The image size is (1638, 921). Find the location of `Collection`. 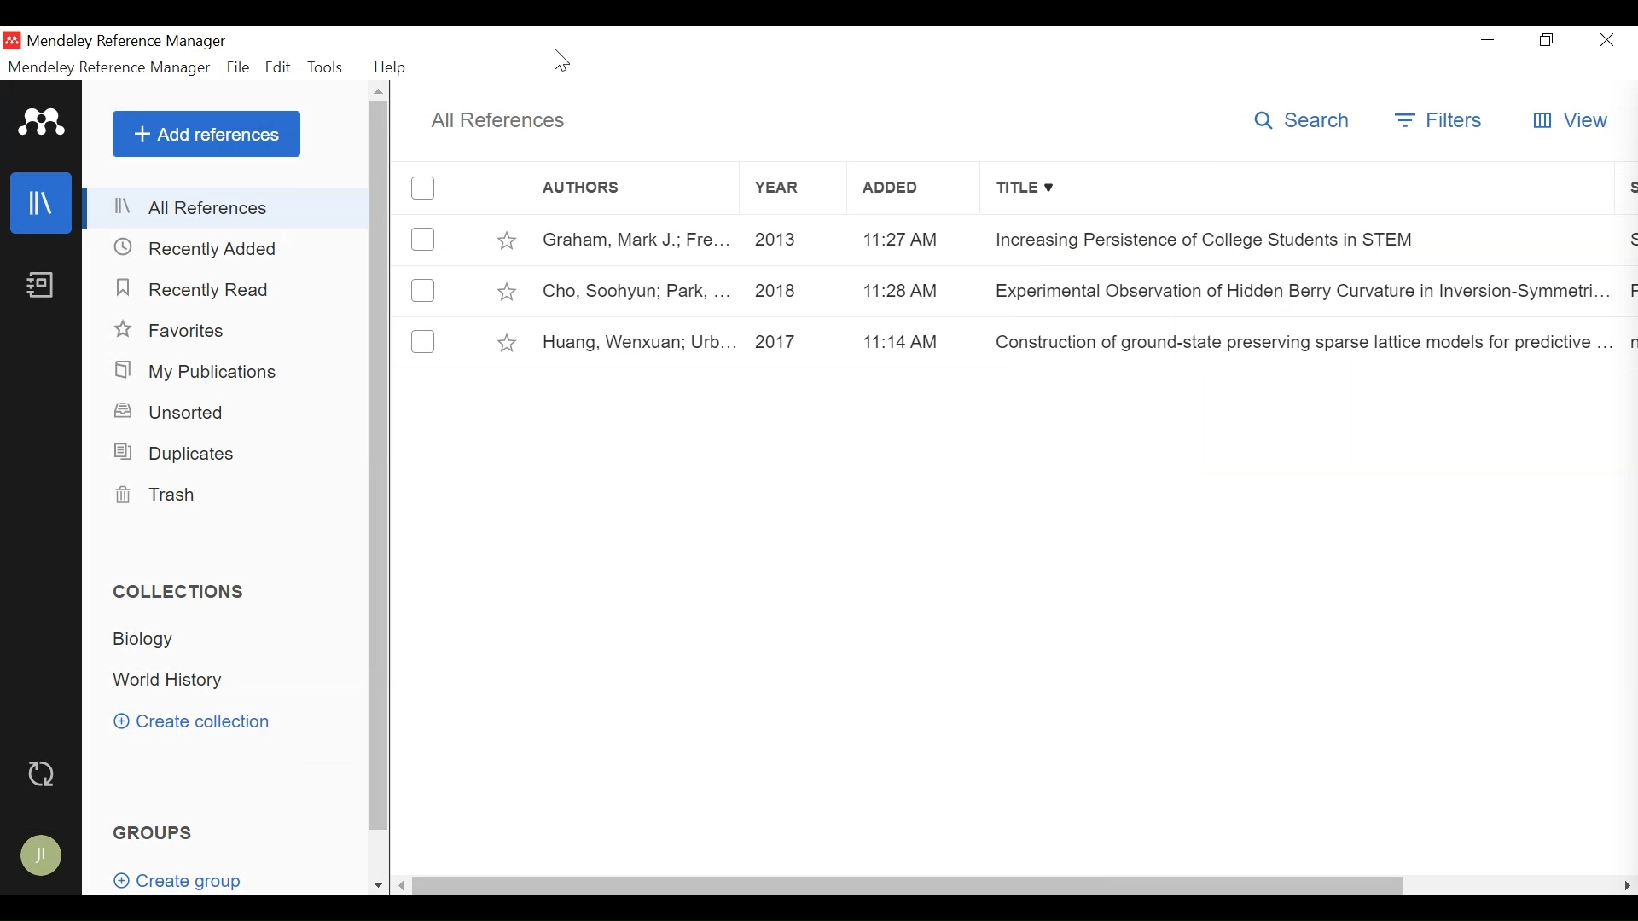

Collection is located at coordinates (171, 681).